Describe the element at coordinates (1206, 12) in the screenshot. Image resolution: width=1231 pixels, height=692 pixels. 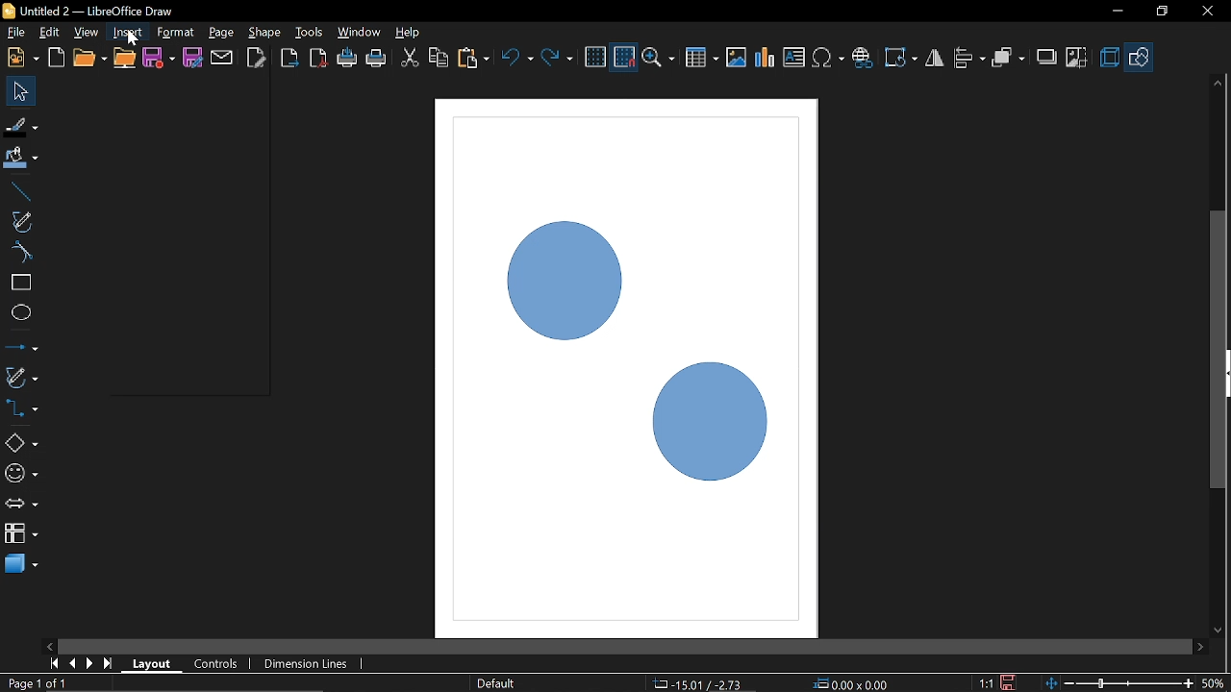
I see `CLose` at that location.